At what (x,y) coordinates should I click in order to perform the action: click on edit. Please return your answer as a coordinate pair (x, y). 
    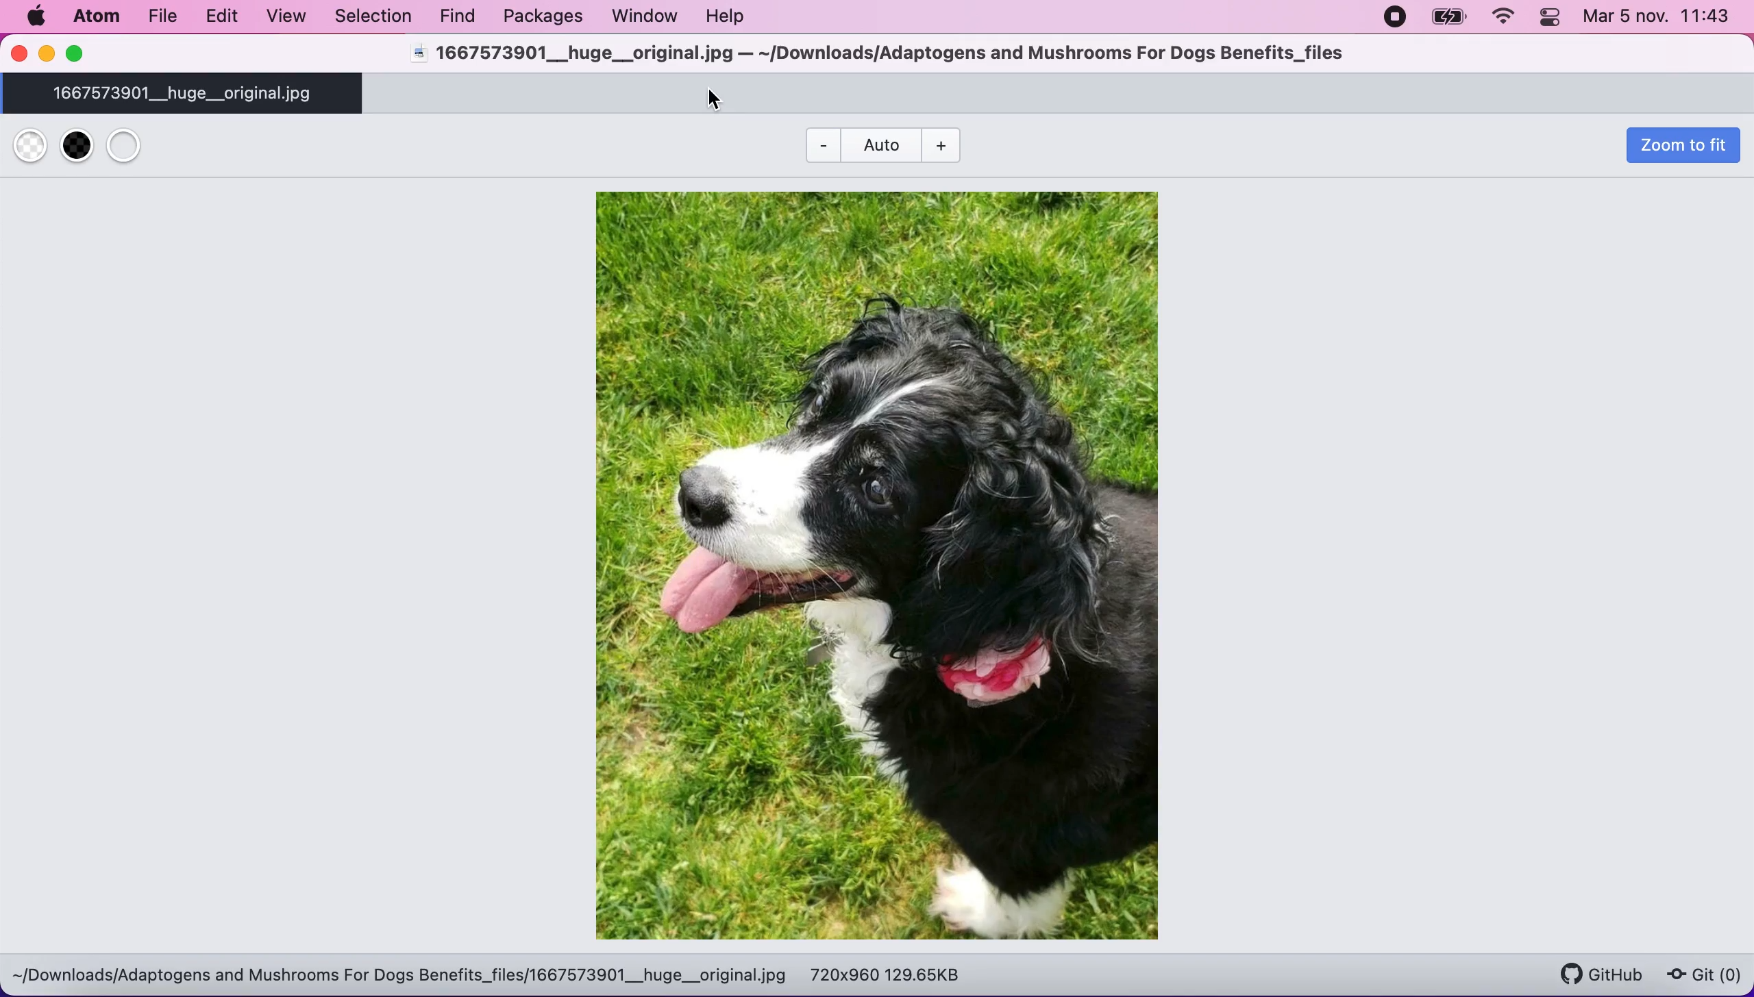
    Looking at the image, I should click on (221, 15).